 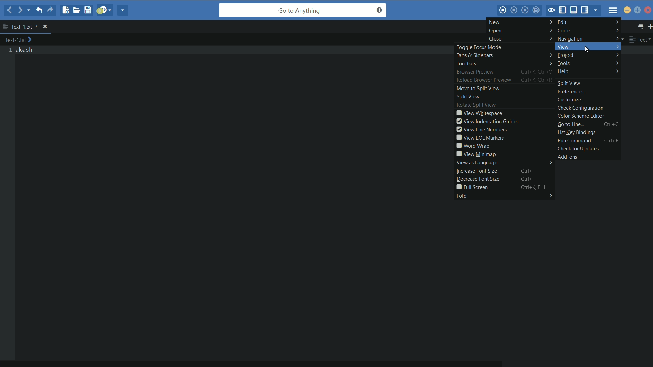 What do you see at coordinates (504, 72) in the screenshot?
I see `browser preview` at bounding box center [504, 72].